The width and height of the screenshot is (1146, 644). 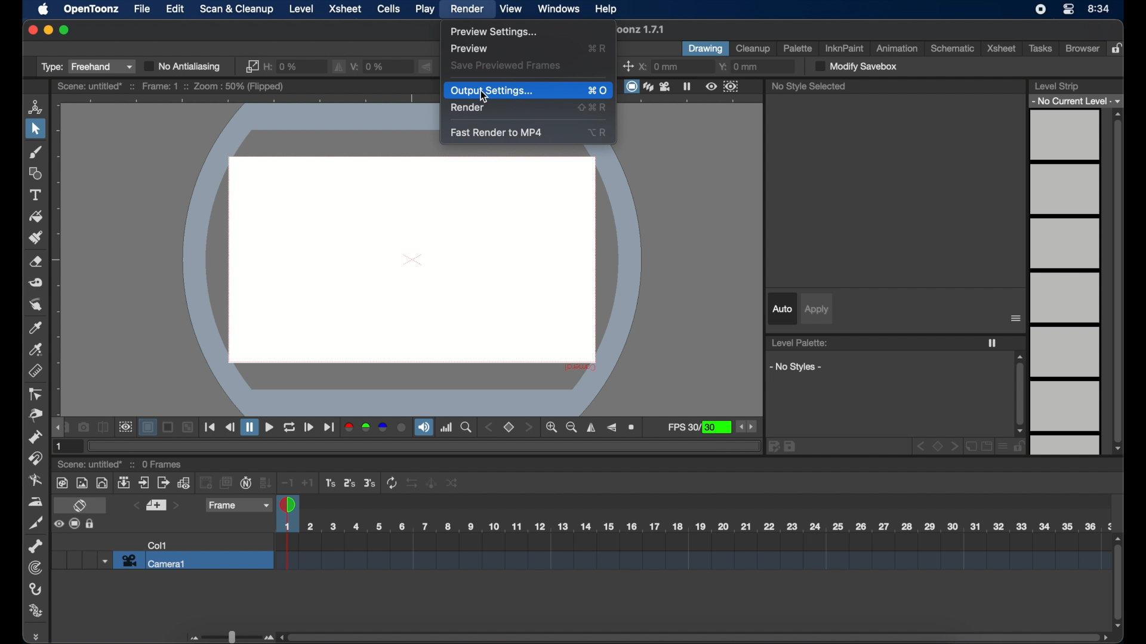 I want to click on , so click(x=207, y=482).